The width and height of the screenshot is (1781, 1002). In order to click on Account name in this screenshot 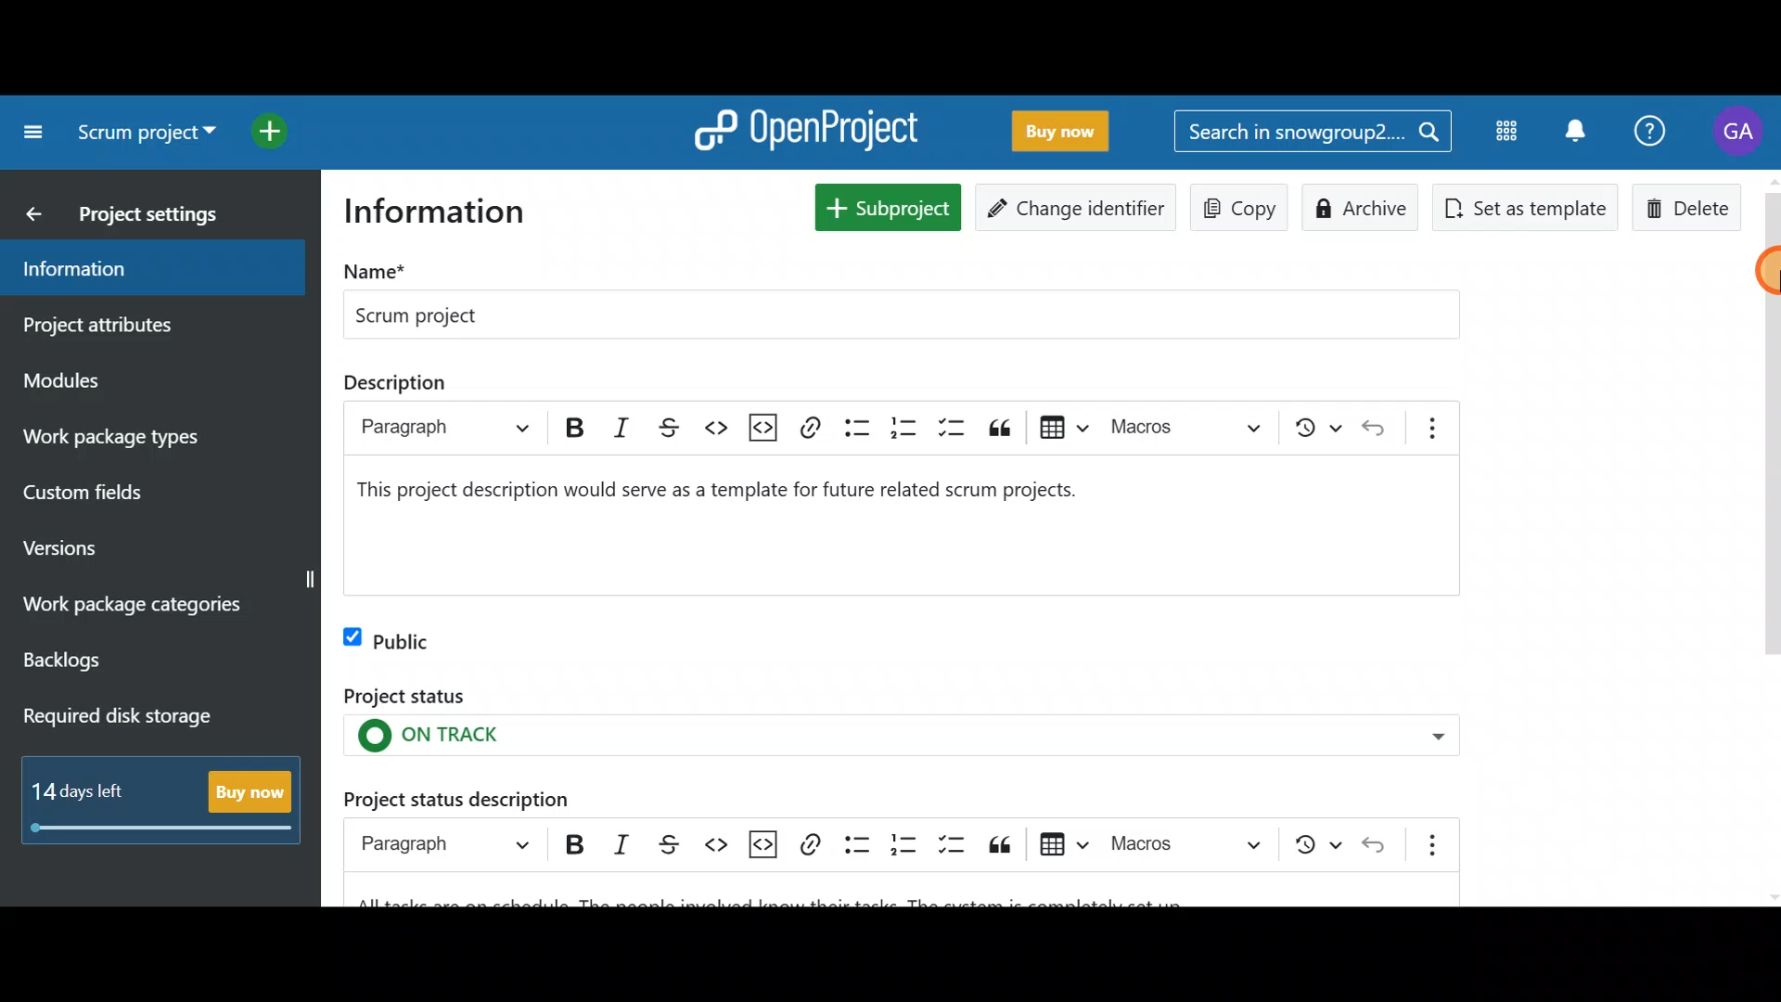, I will do `click(1742, 132)`.